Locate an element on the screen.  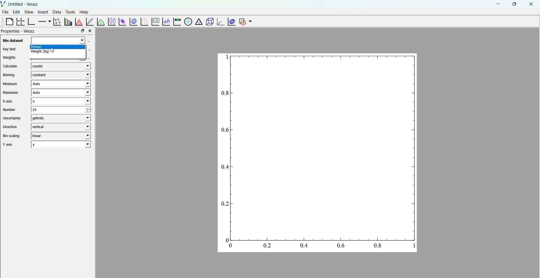
edit is located at coordinates (17, 12).